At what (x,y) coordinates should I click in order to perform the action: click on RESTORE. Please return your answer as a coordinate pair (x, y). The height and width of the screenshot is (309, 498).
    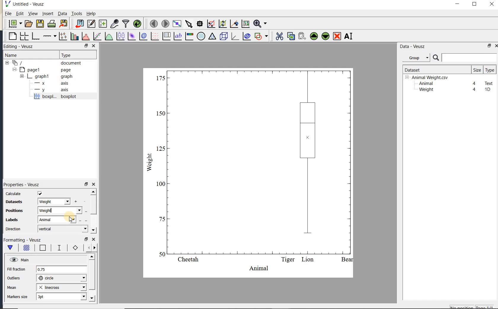
    Looking at the image, I should click on (85, 45).